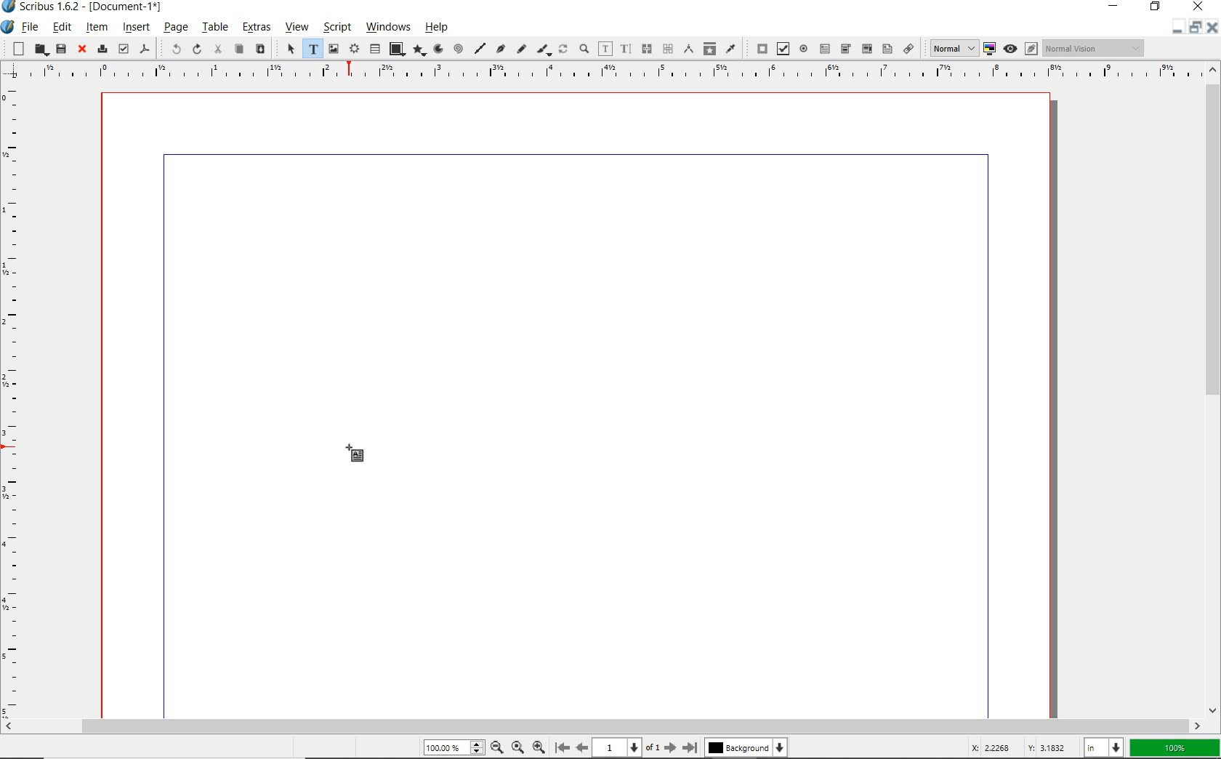 Image resolution: width=1221 pixels, height=759 pixels. Describe the element at coordinates (136, 28) in the screenshot. I see `insert` at that location.